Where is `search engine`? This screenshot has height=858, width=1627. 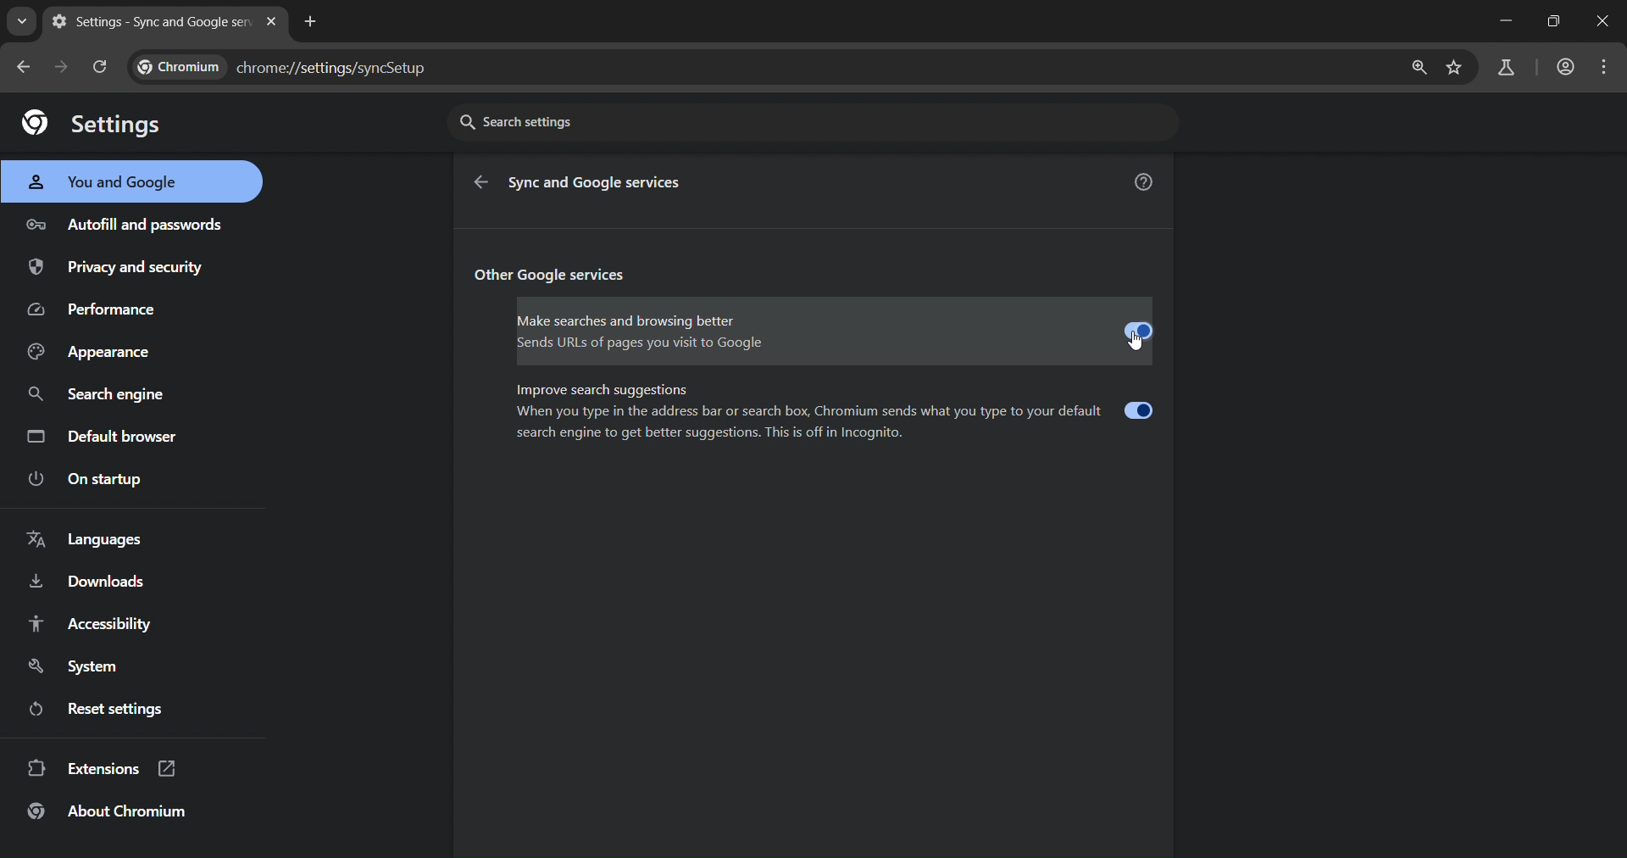
search engine is located at coordinates (100, 396).